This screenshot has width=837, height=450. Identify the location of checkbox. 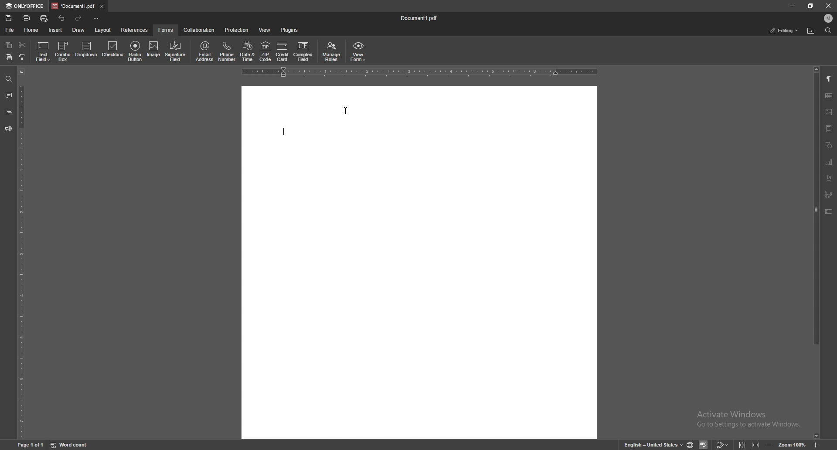
(112, 51).